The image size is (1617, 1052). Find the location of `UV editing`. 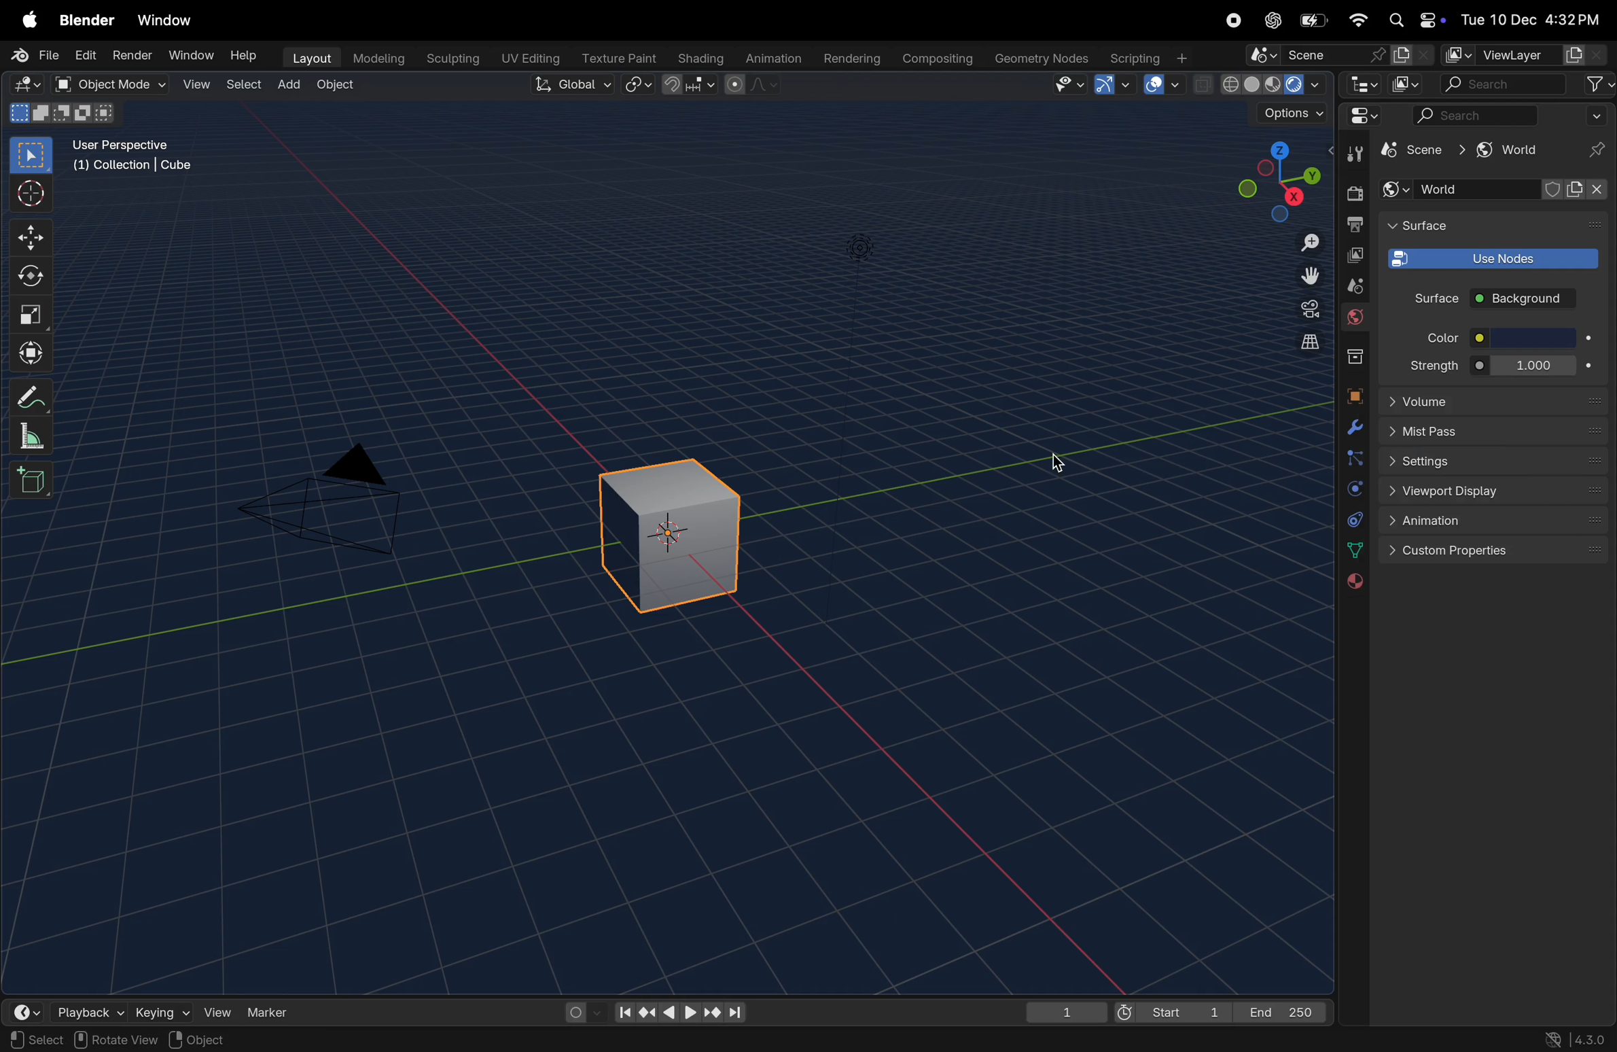

UV editing is located at coordinates (527, 59).